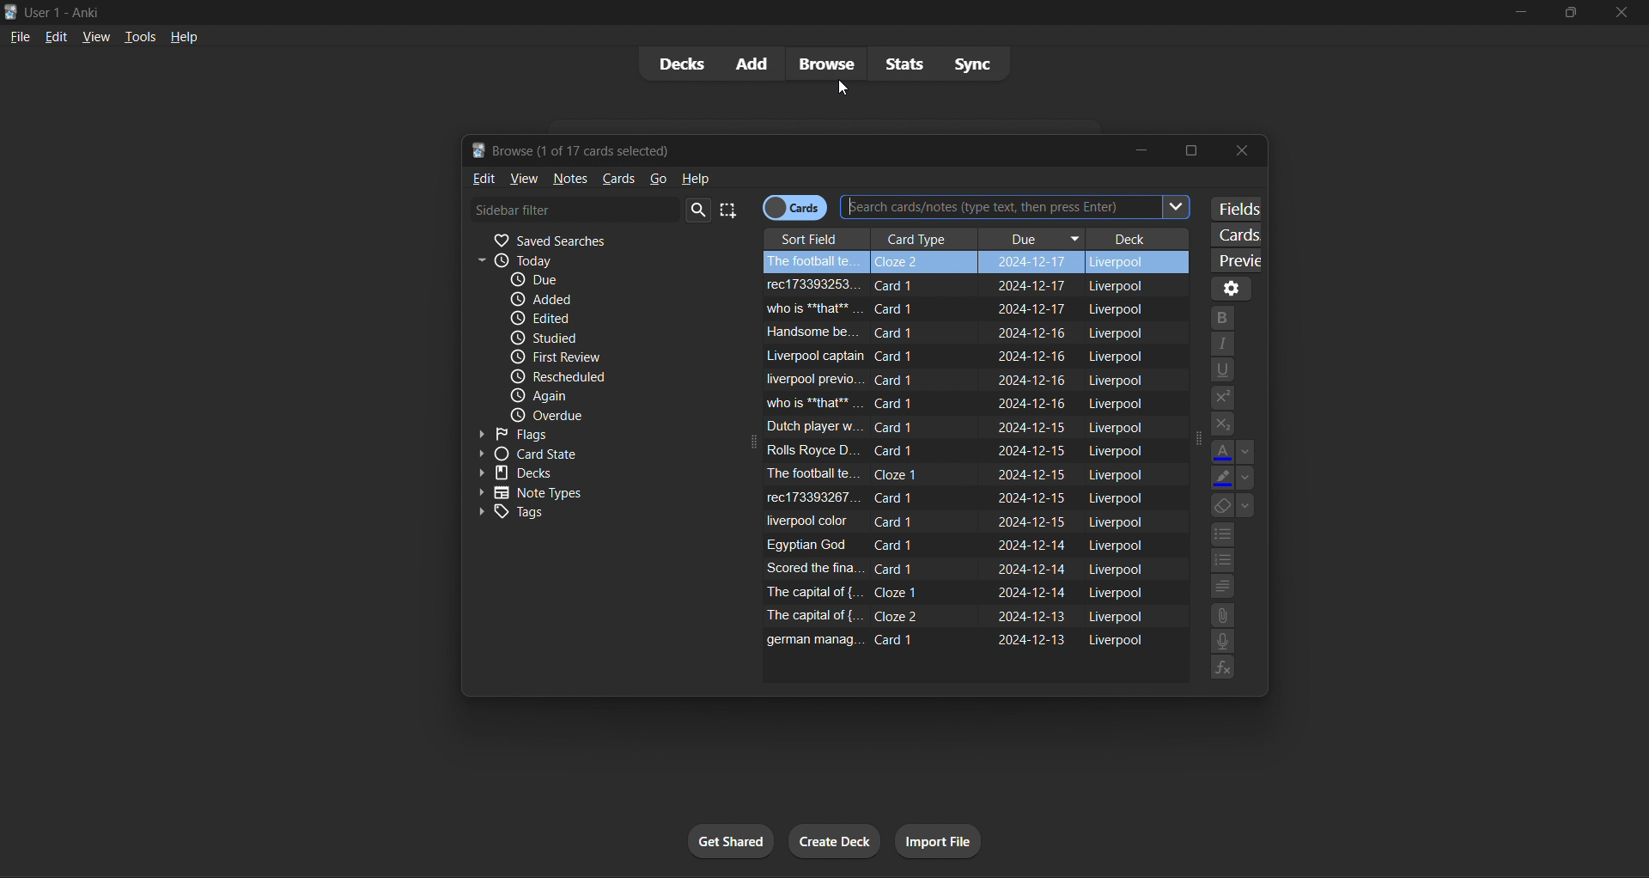 The image size is (1649, 878). What do you see at coordinates (812, 544) in the screenshot?
I see `field` at bounding box center [812, 544].